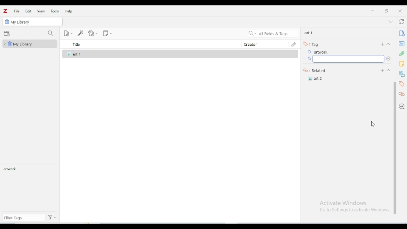 The width and height of the screenshot is (407, 229). Describe the element at coordinates (381, 45) in the screenshot. I see `add` at that location.